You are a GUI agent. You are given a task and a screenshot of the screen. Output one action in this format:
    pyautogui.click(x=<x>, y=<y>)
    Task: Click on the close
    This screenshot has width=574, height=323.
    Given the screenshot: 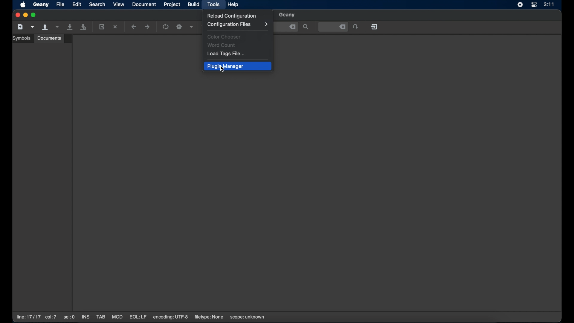 What is the action you would take?
    pyautogui.click(x=17, y=15)
    